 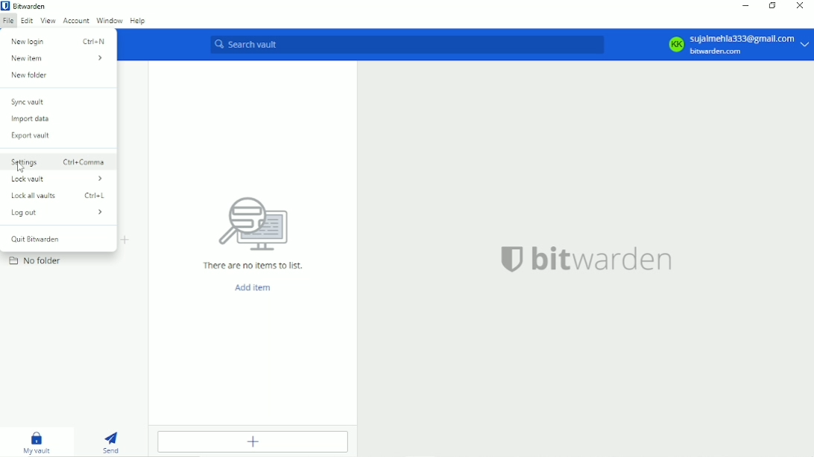 What do you see at coordinates (35, 263) in the screenshot?
I see `No folder` at bounding box center [35, 263].